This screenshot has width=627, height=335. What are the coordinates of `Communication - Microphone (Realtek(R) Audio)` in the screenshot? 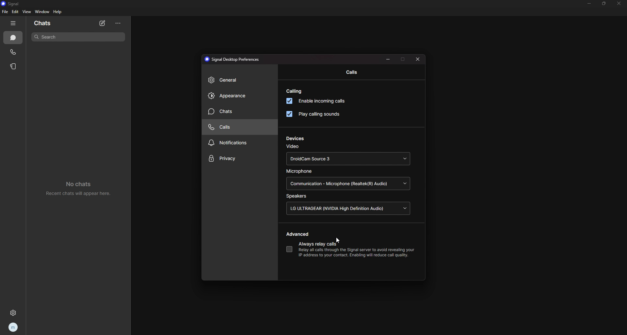 It's located at (347, 183).